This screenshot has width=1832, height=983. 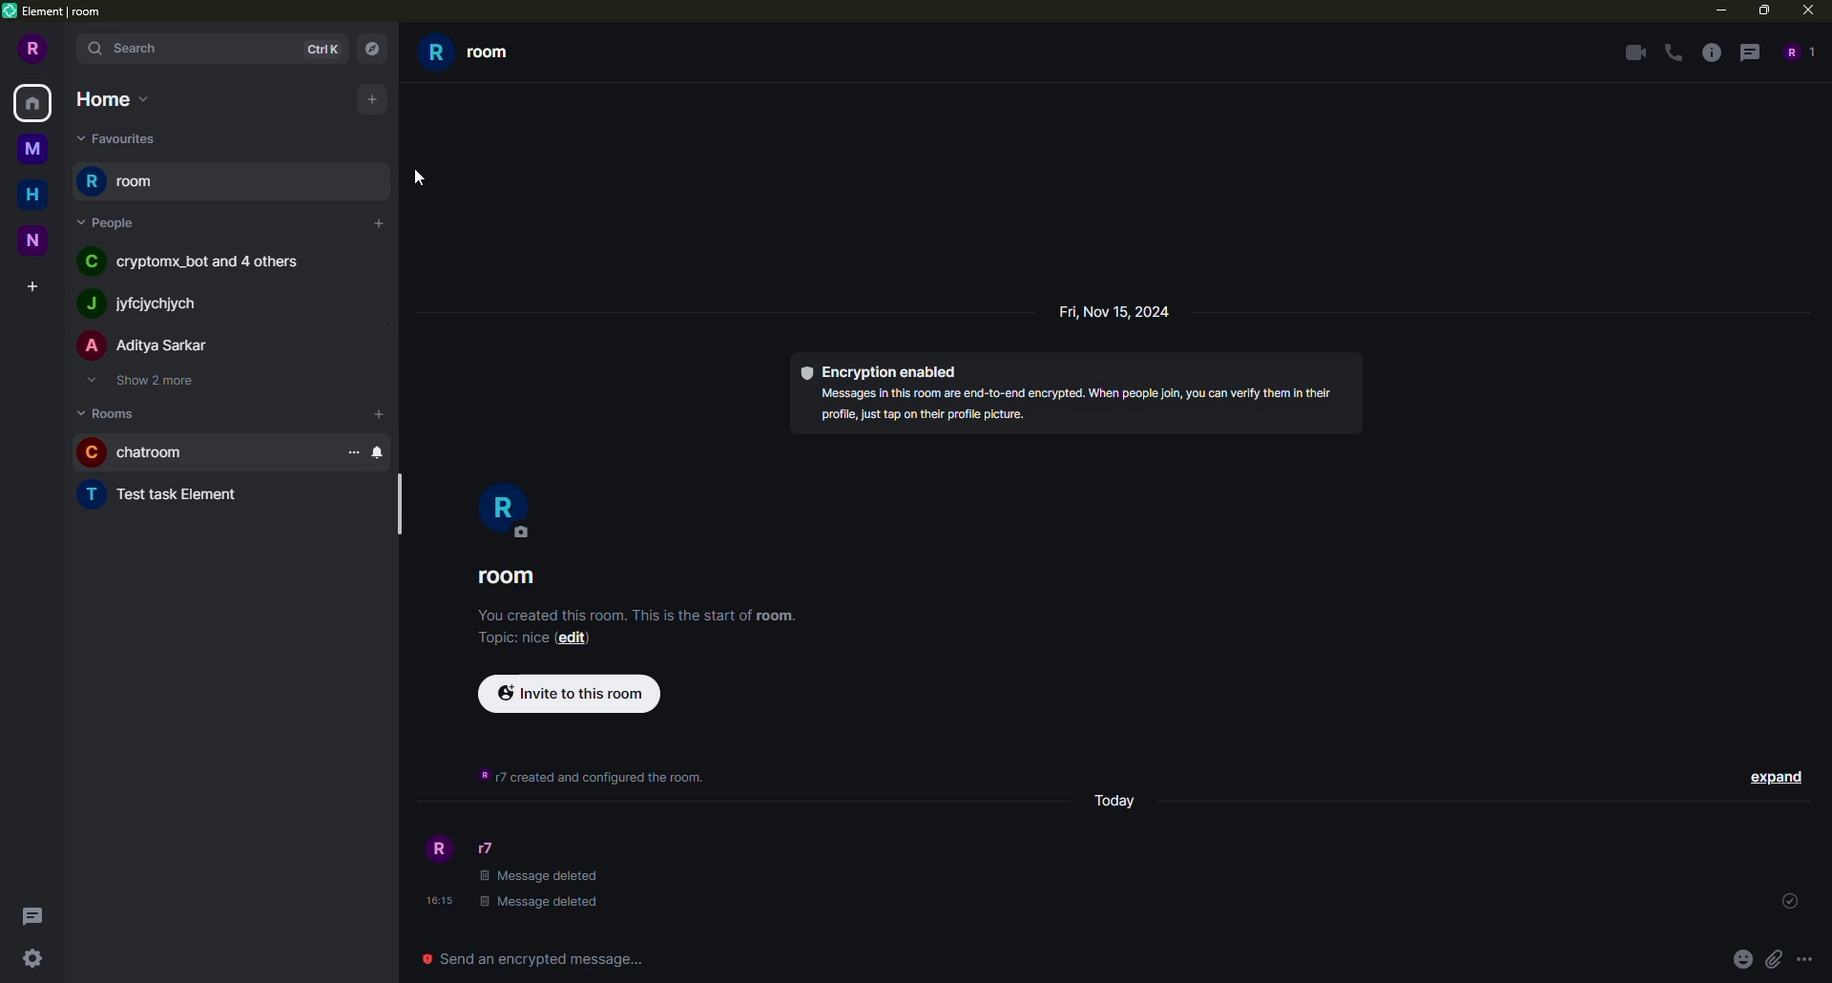 I want to click on bell, so click(x=380, y=451).